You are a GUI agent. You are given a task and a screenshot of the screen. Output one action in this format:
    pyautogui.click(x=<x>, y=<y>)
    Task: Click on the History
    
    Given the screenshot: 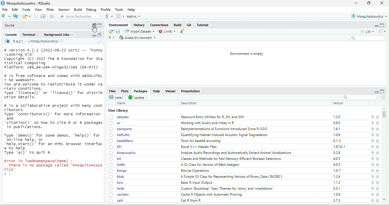 What is the action you would take?
    pyautogui.click(x=139, y=25)
    